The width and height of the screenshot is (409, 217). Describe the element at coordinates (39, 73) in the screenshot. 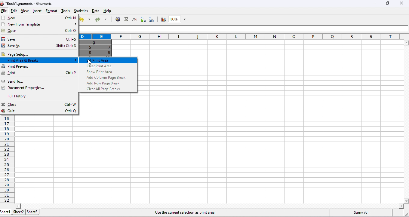

I see `print ` at that location.